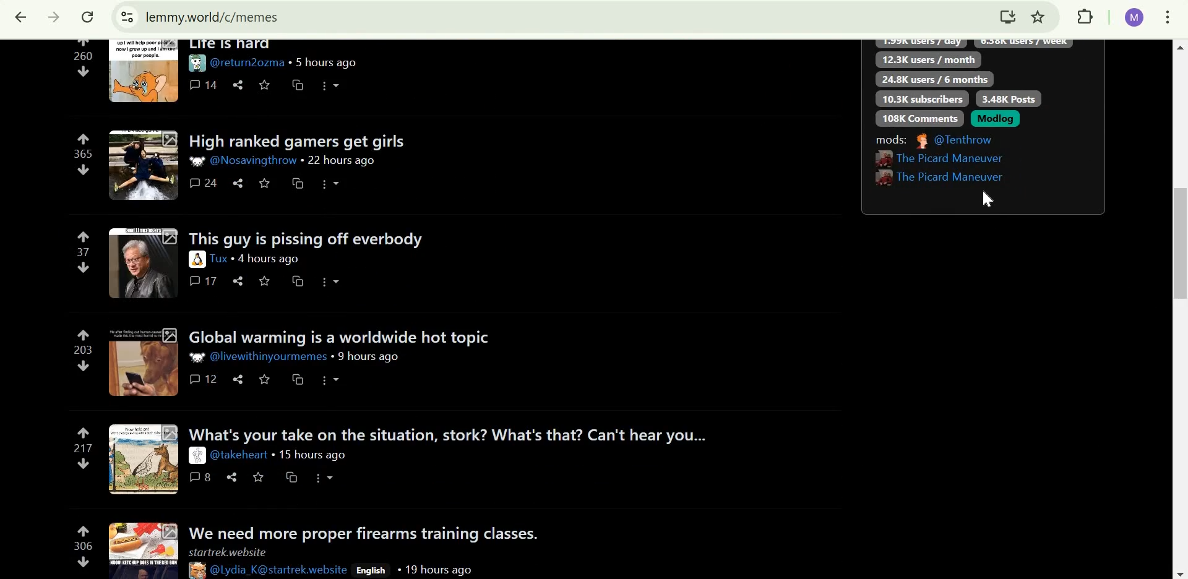 The height and width of the screenshot is (579, 1188). I want to click on 8 comments, so click(202, 478).